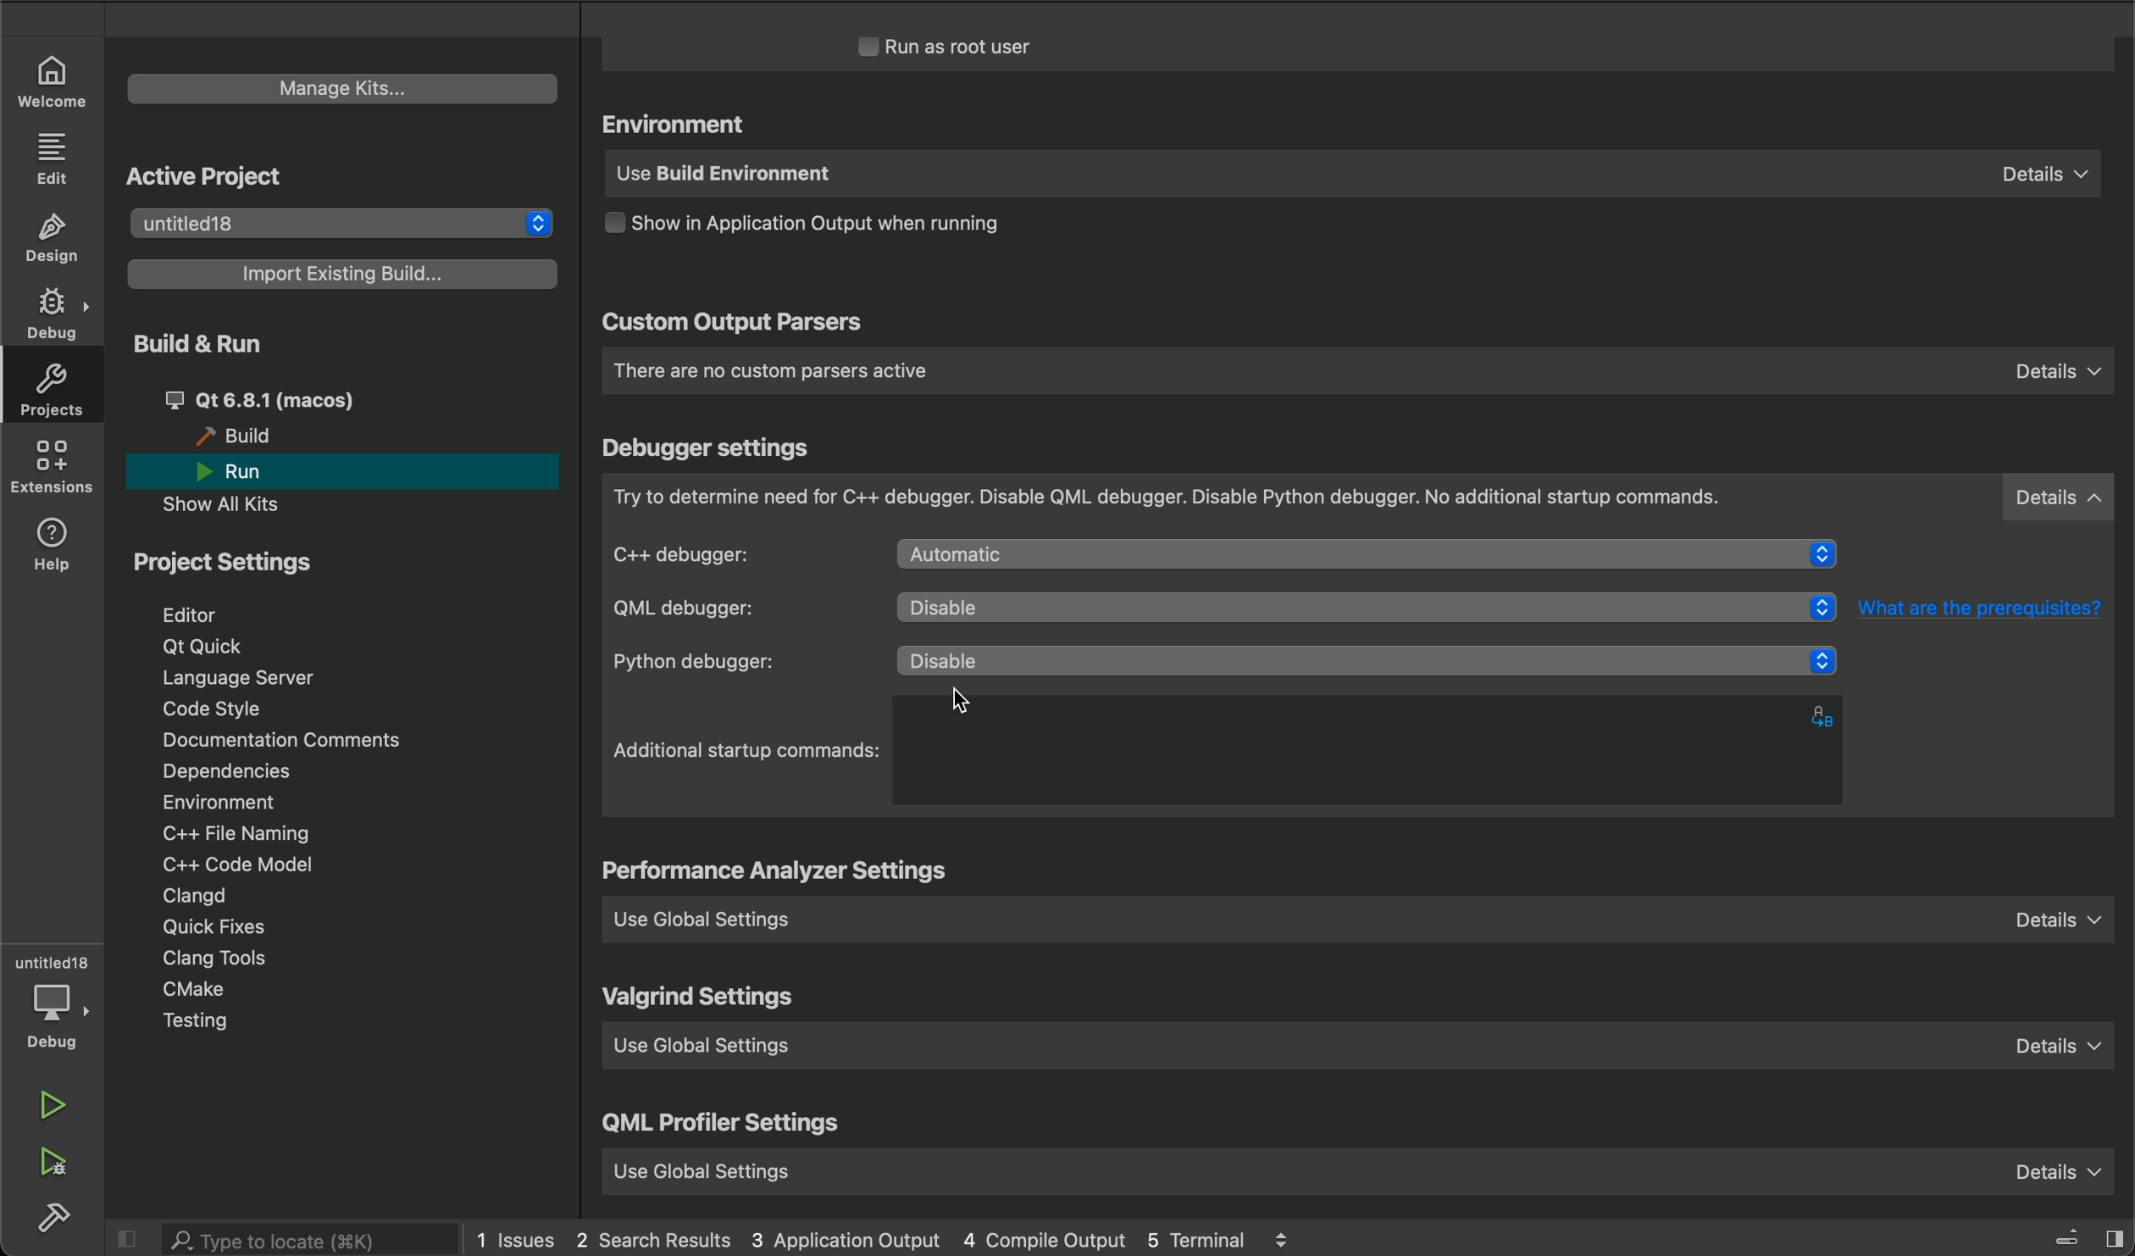  Describe the element at coordinates (1355, 1166) in the screenshot. I see `use global ` at that location.